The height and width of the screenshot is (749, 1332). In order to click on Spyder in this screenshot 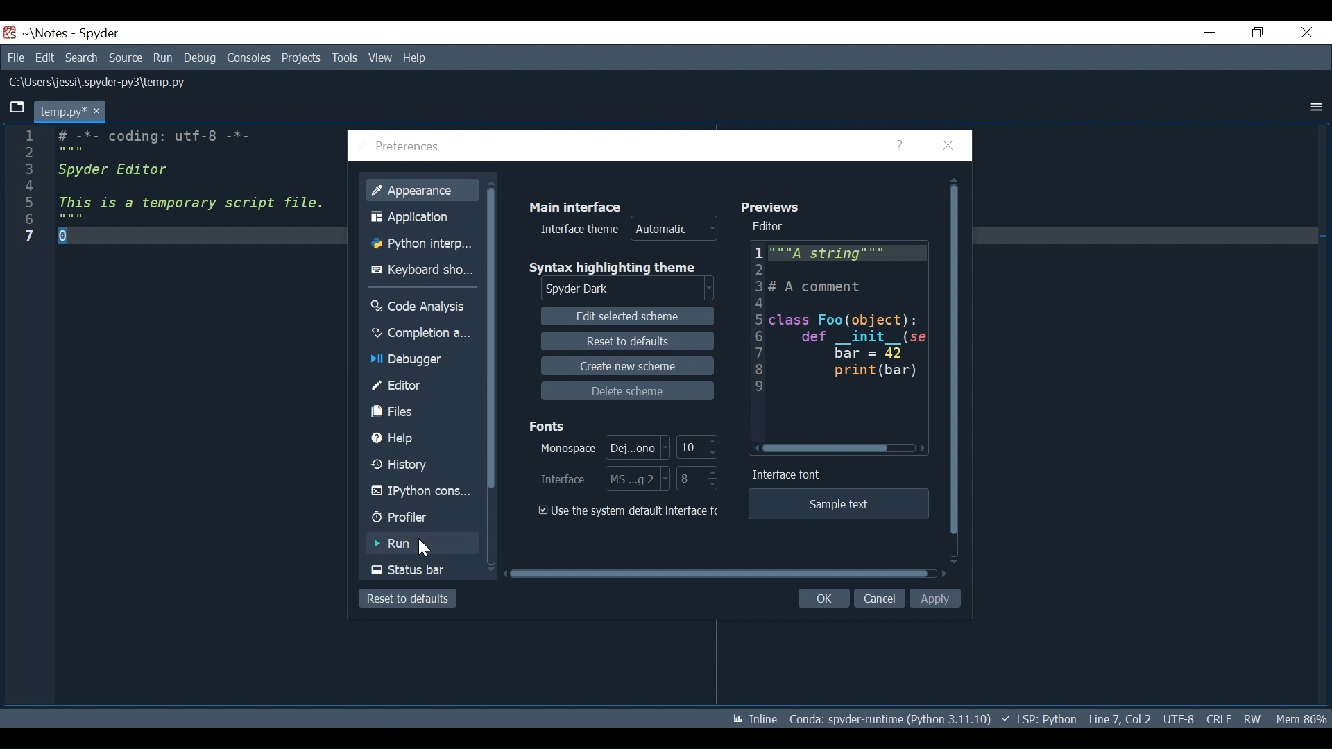, I will do `click(99, 35)`.